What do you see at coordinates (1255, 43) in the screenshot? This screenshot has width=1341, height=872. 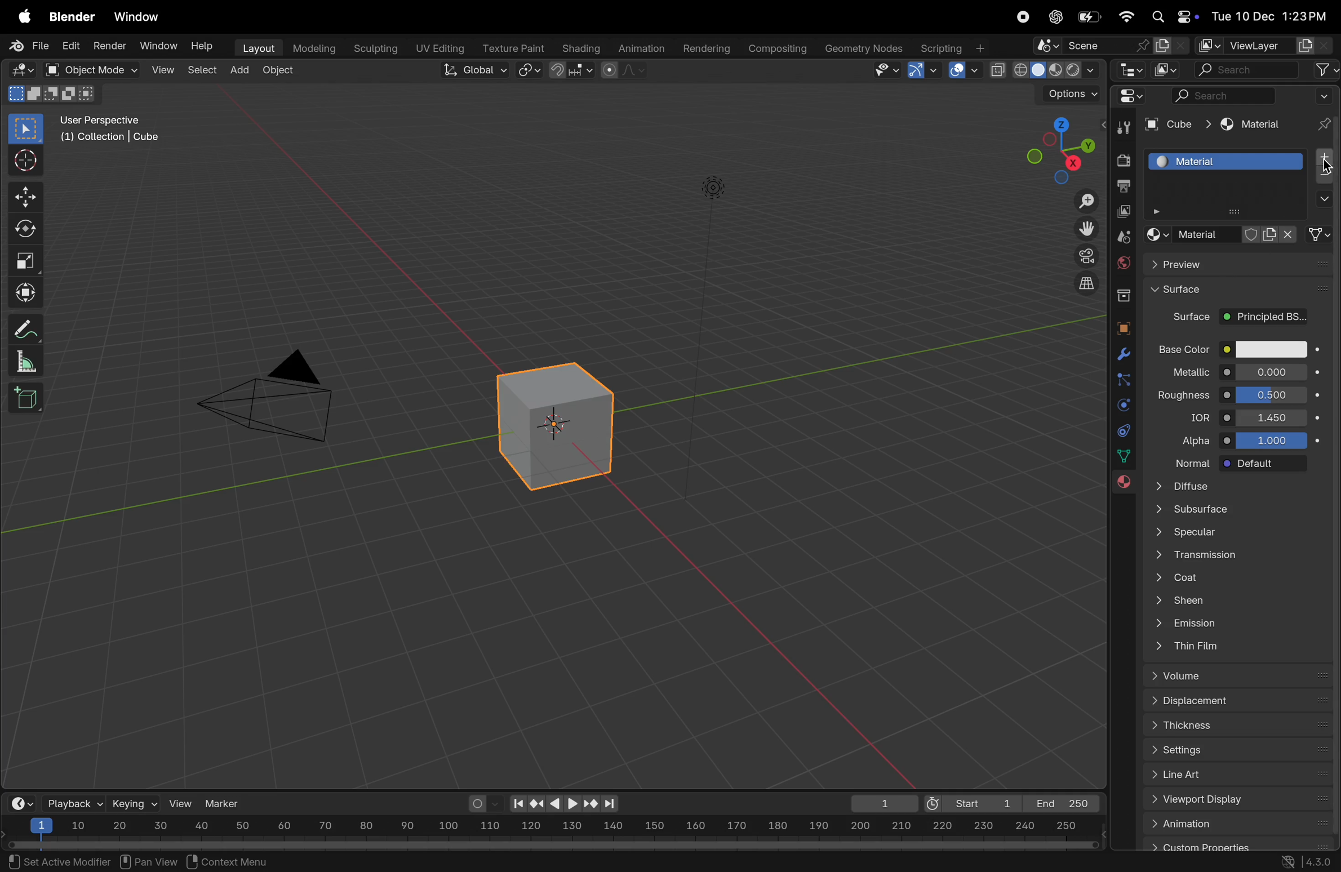 I see `view layer` at bounding box center [1255, 43].